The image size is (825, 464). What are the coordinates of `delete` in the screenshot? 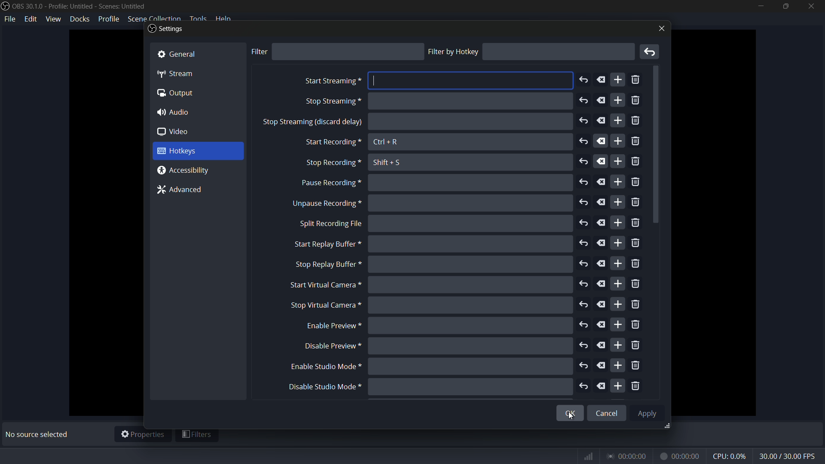 It's located at (601, 79).